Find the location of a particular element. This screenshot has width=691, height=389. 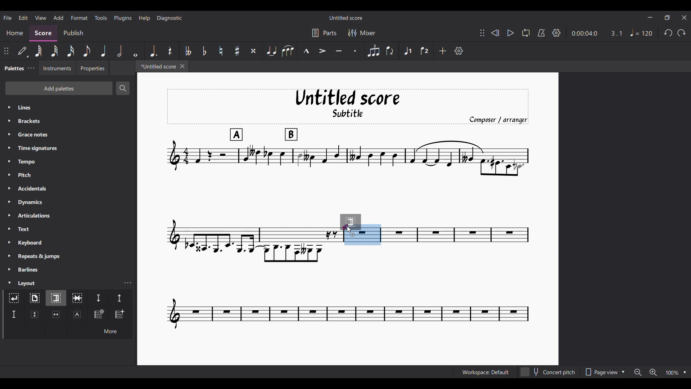

Insert vertical frame is located at coordinates (35, 314).